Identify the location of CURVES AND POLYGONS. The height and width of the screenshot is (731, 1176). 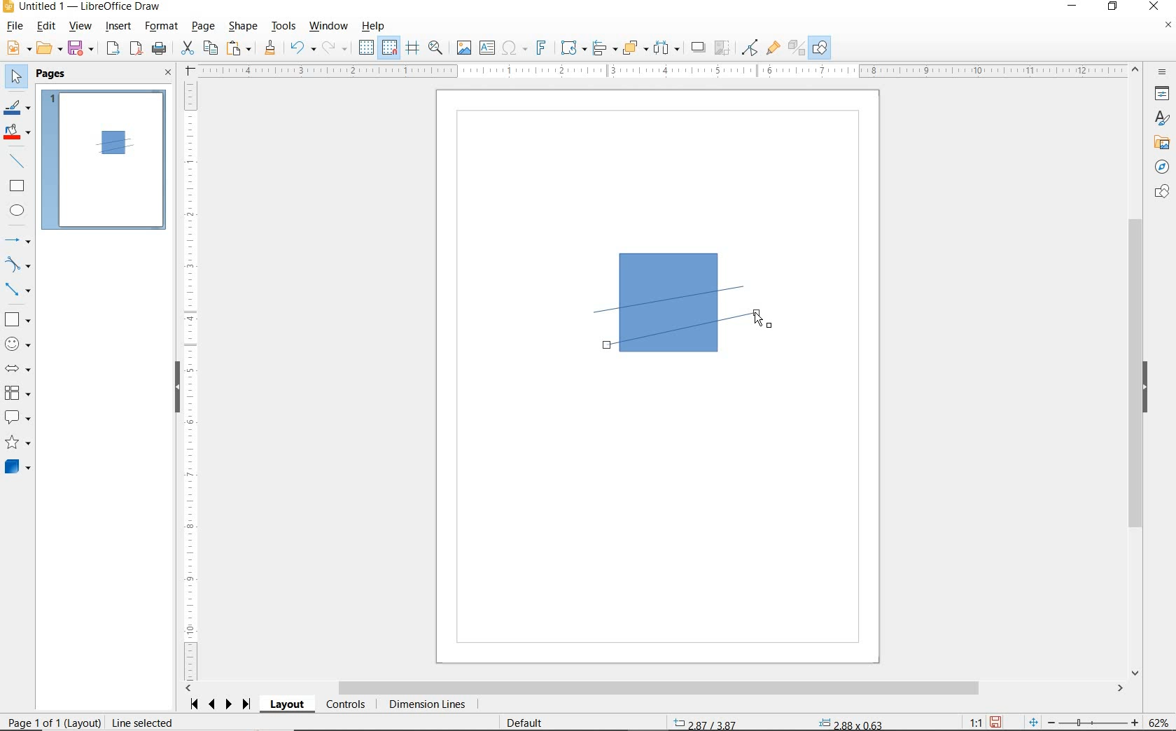
(18, 264).